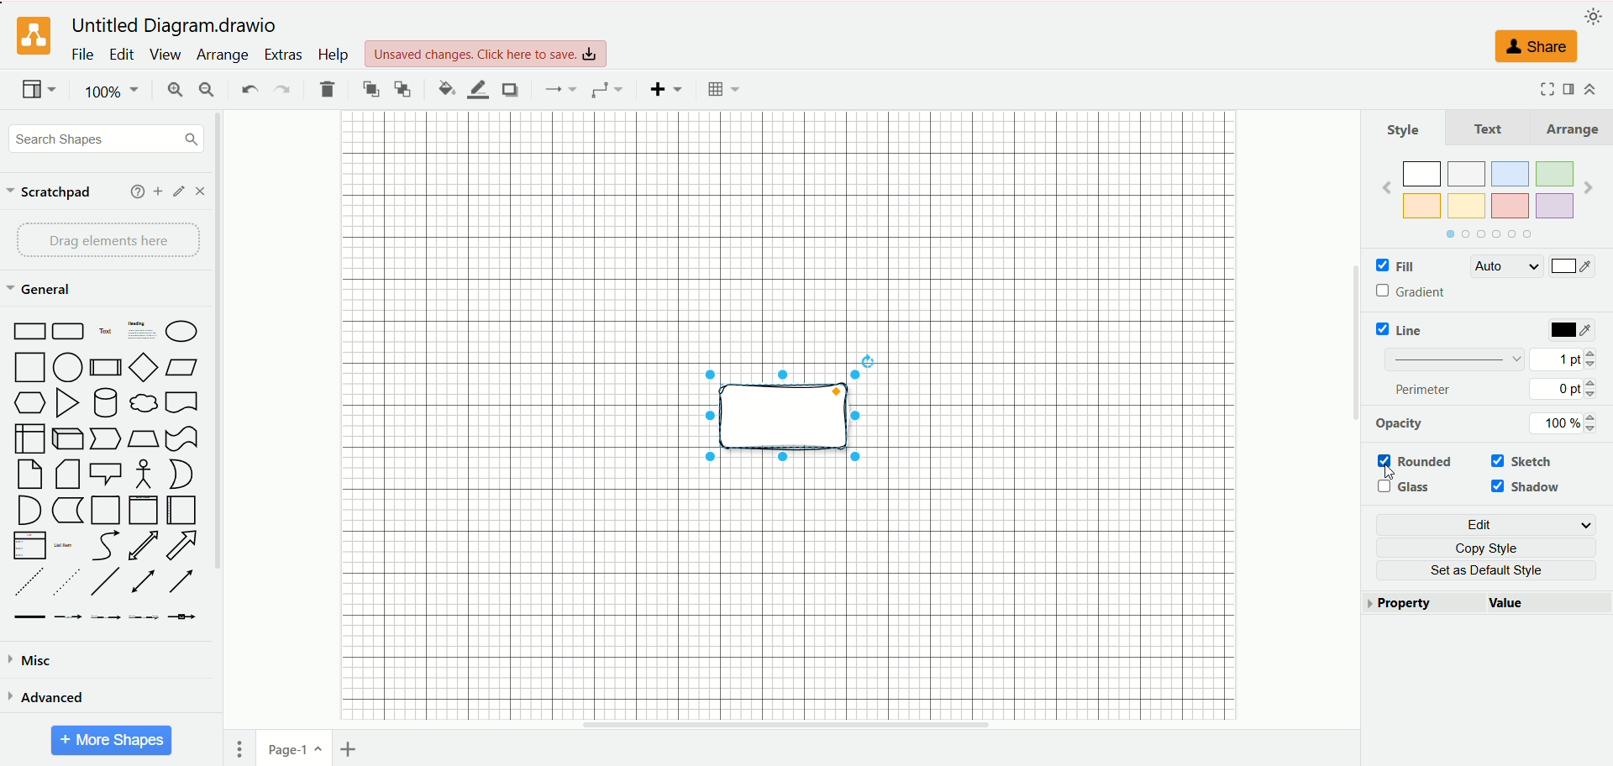  I want to click on color options navigate, so click(1485, 234).